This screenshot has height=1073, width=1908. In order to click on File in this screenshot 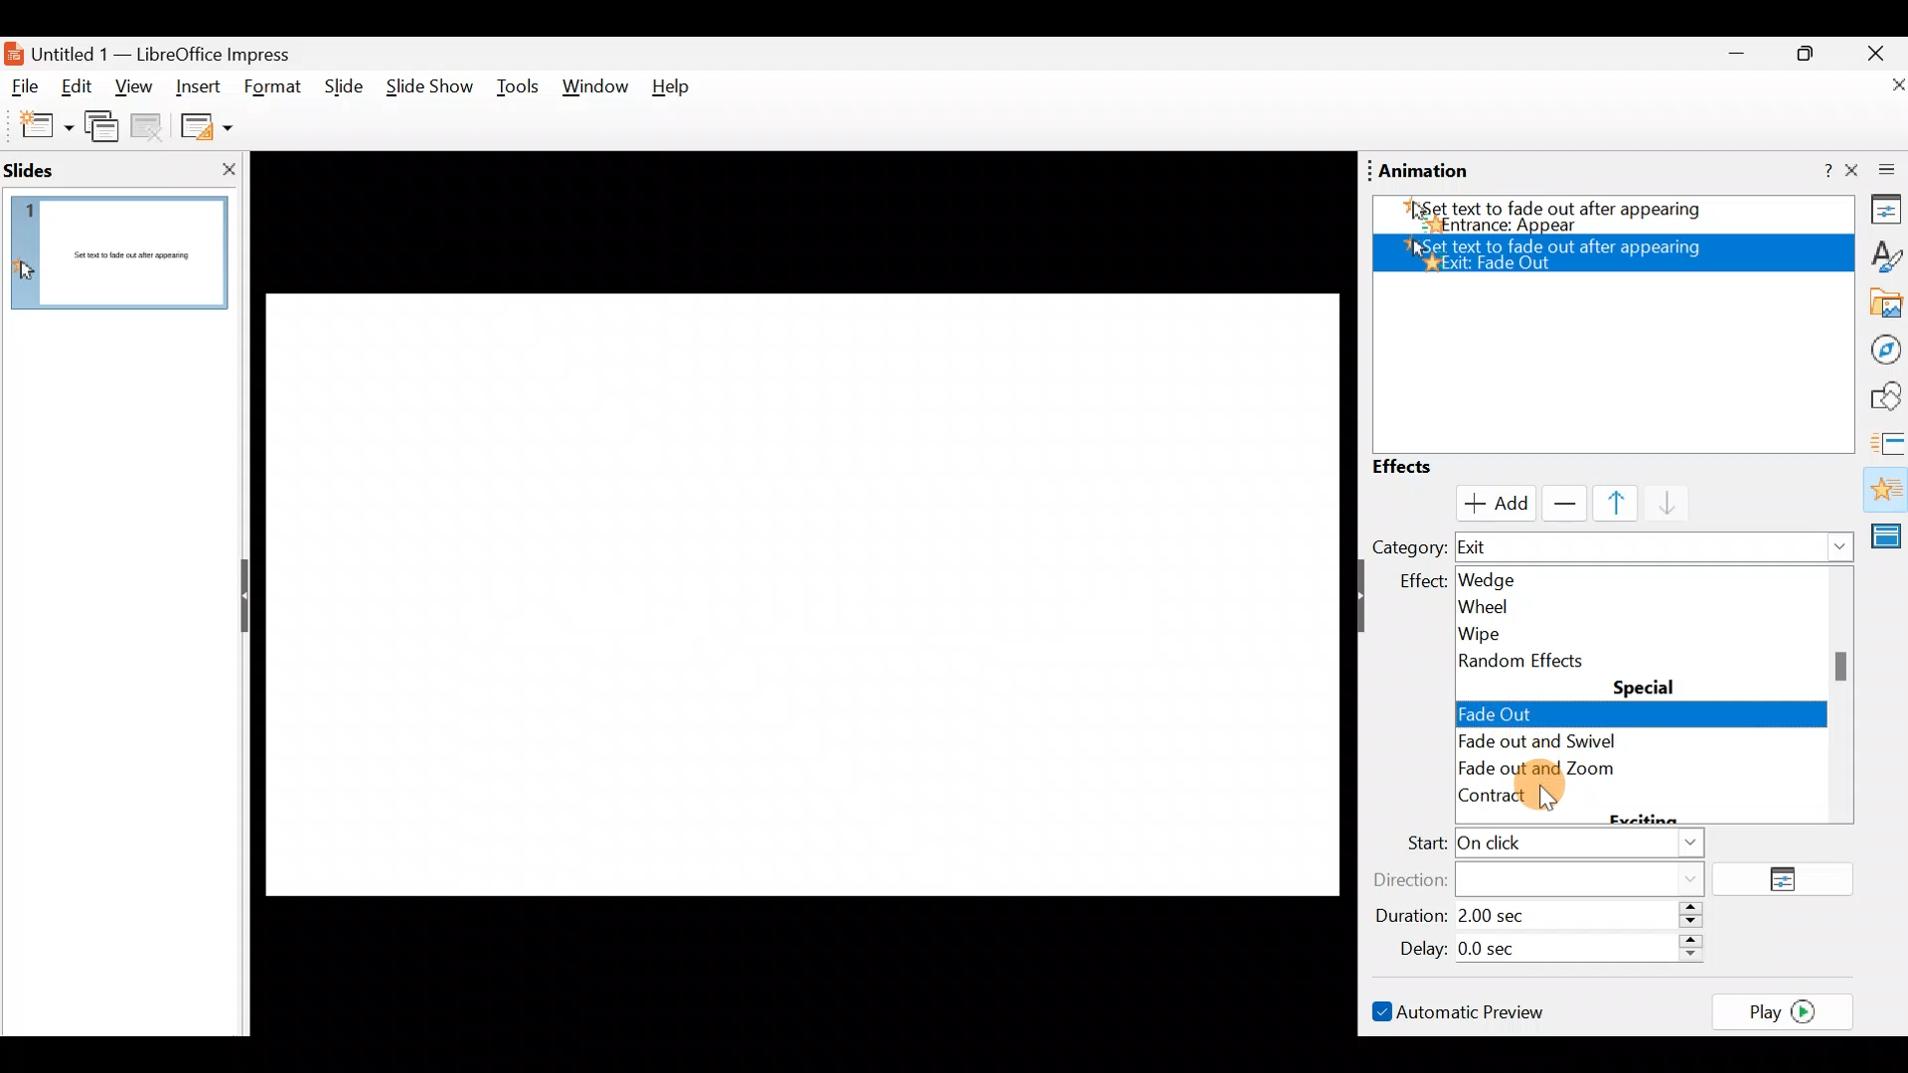, I will do `click(26, 87)`.